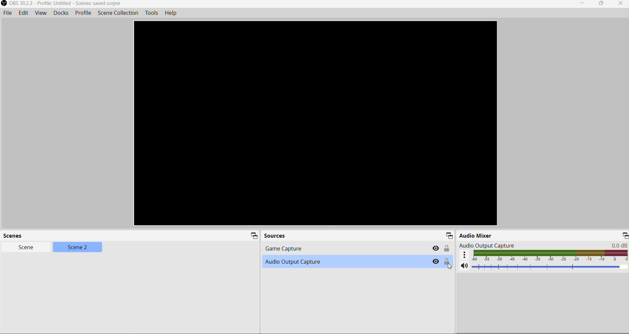 The image size is (629, 334). Describe the element at coordinates (434, 248) in the screenshot. I see `Hide` at that location.